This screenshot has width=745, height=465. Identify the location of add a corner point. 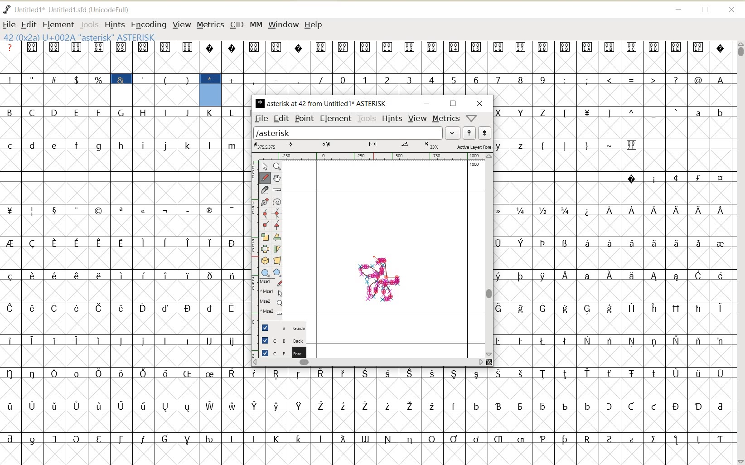
(265, 225).